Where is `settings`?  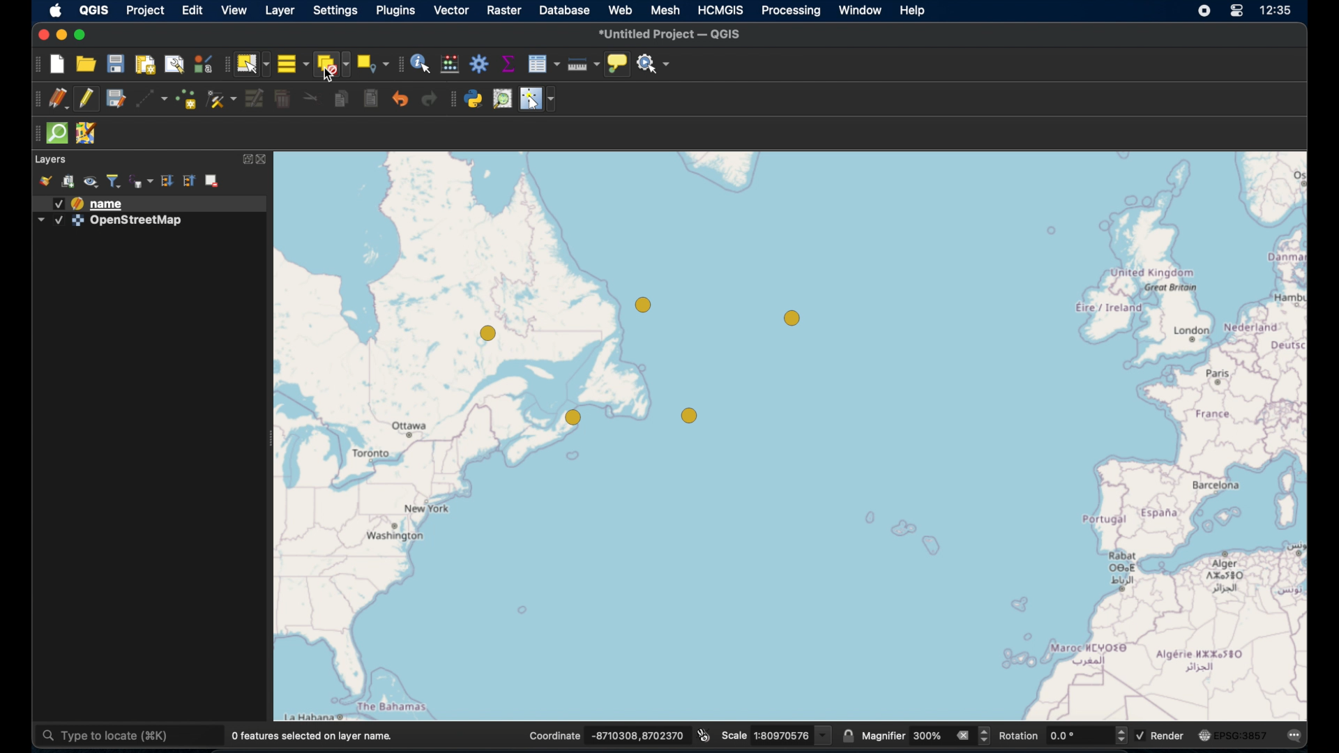
settings is located at coordinates (336, 13).